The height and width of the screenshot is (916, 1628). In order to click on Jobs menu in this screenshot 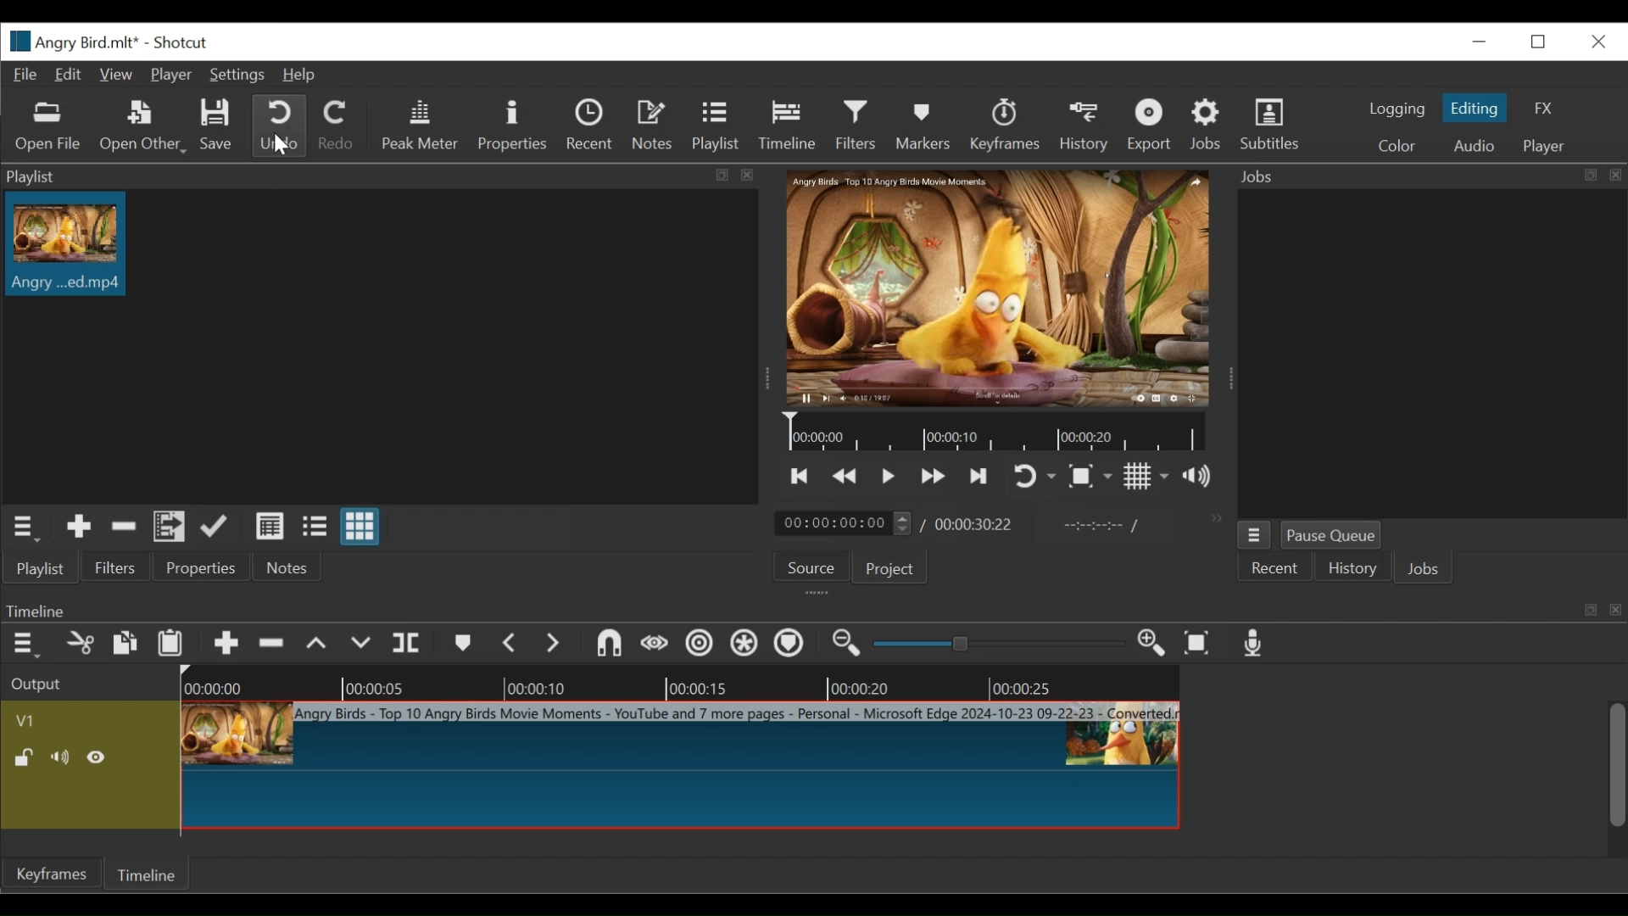, I will do `click(1254, 535)`.